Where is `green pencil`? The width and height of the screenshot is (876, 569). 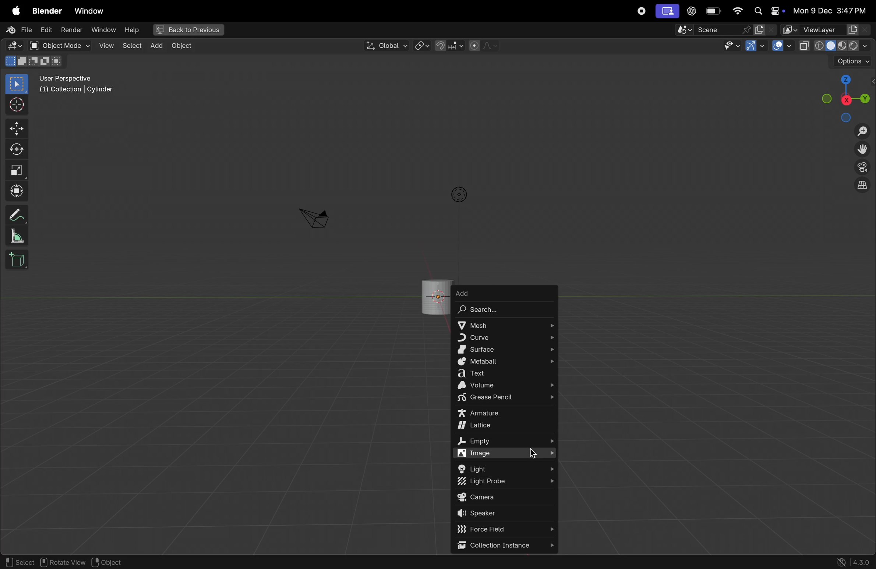
green pencil is located at coordinates (505, 398).